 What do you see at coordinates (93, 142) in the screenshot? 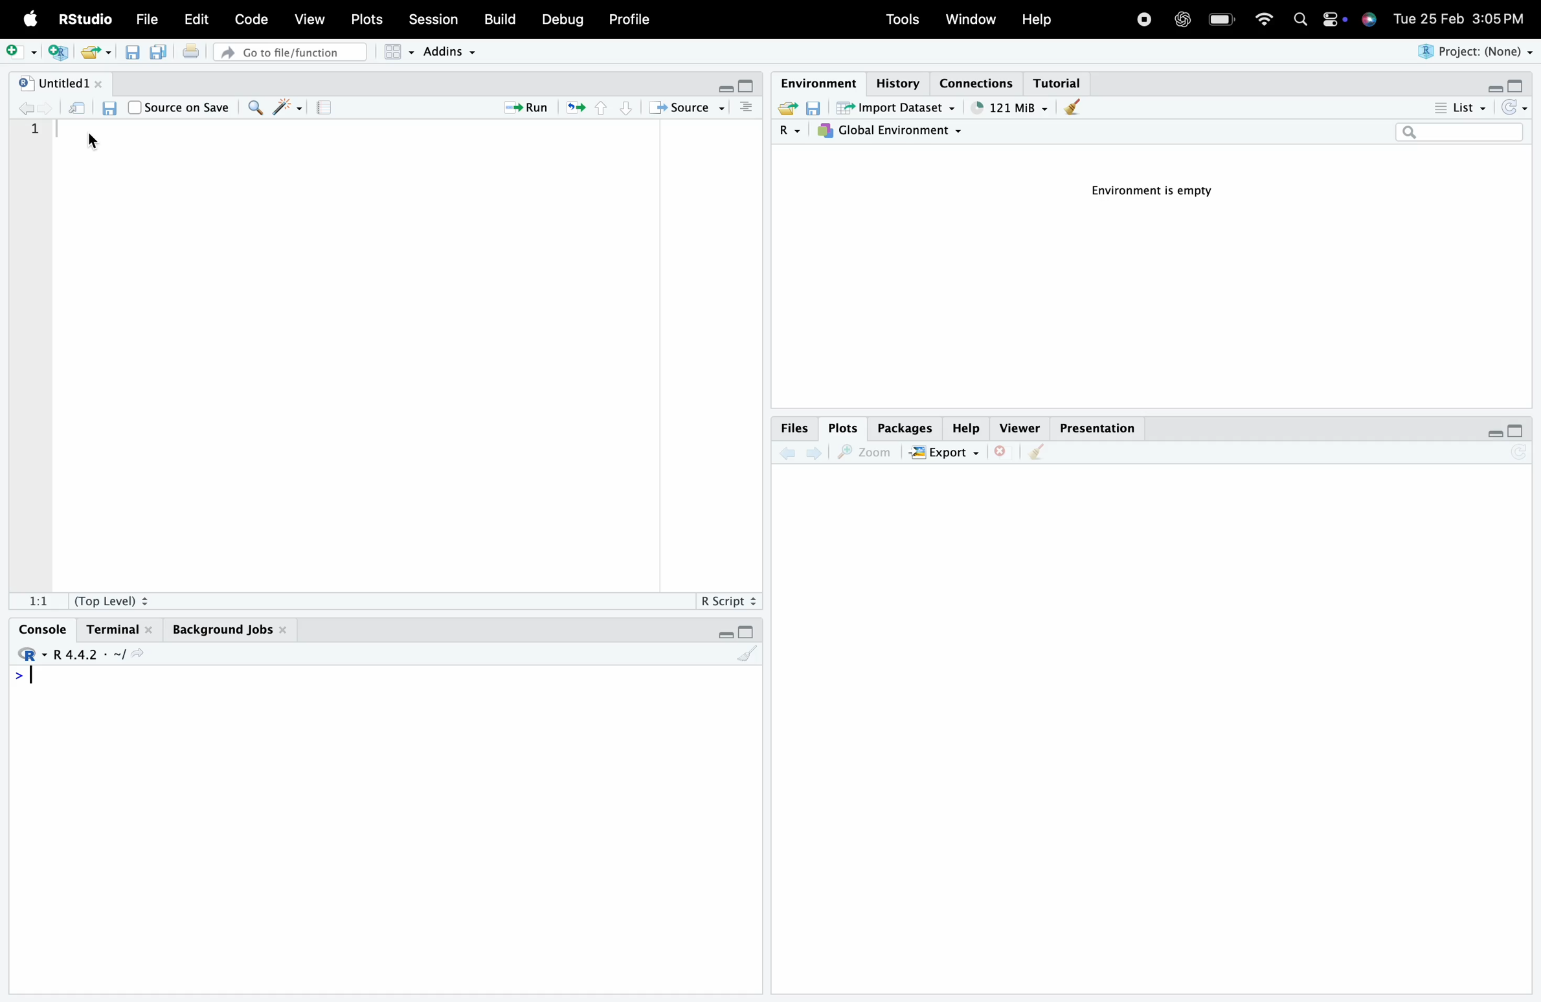
I see `Cursor` at bounding box center [93, 142].